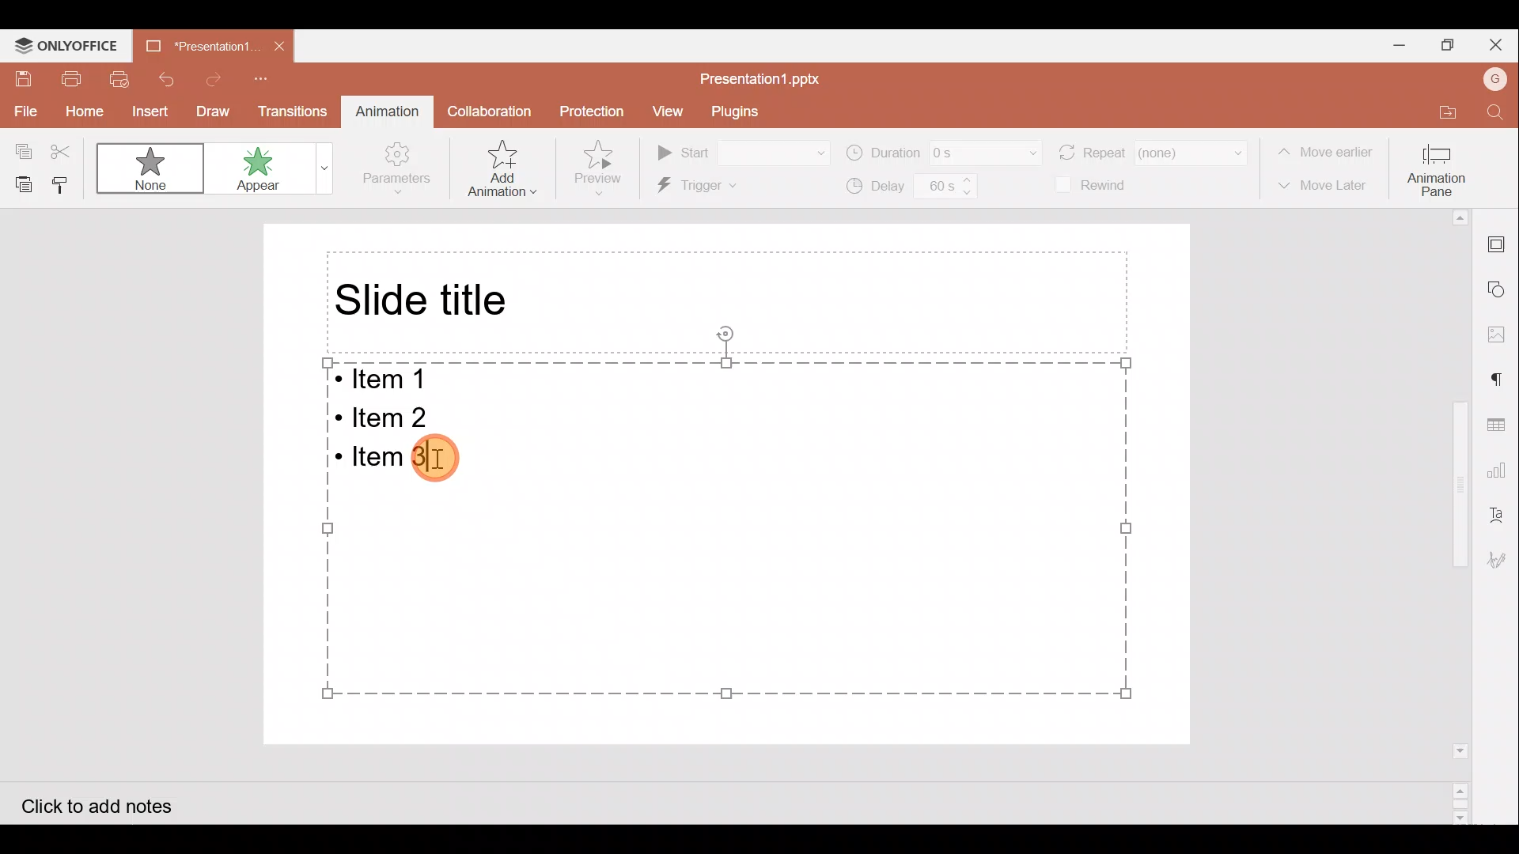 Image resolution: width=1519 pixels, height=854 pixels. I want to click on Scroll bar, so click(1454, 515).